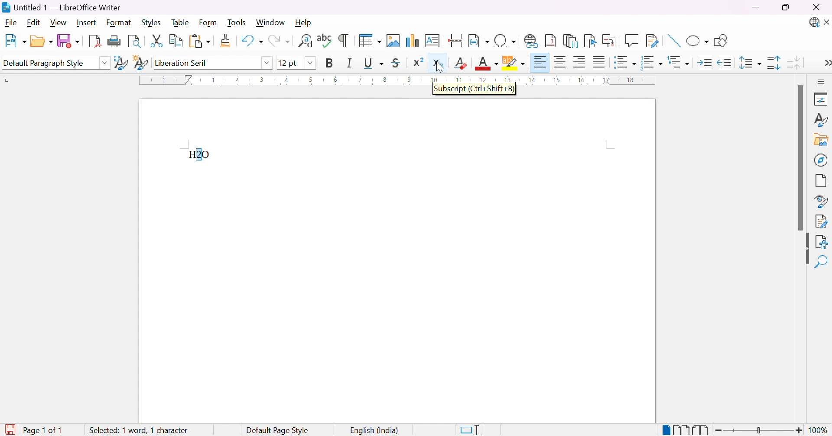 The height and width of the screenshot is (436, 832). Describe the element at coordinates (697, 42) in the screenshot. I see `Basic shapes` at that location.